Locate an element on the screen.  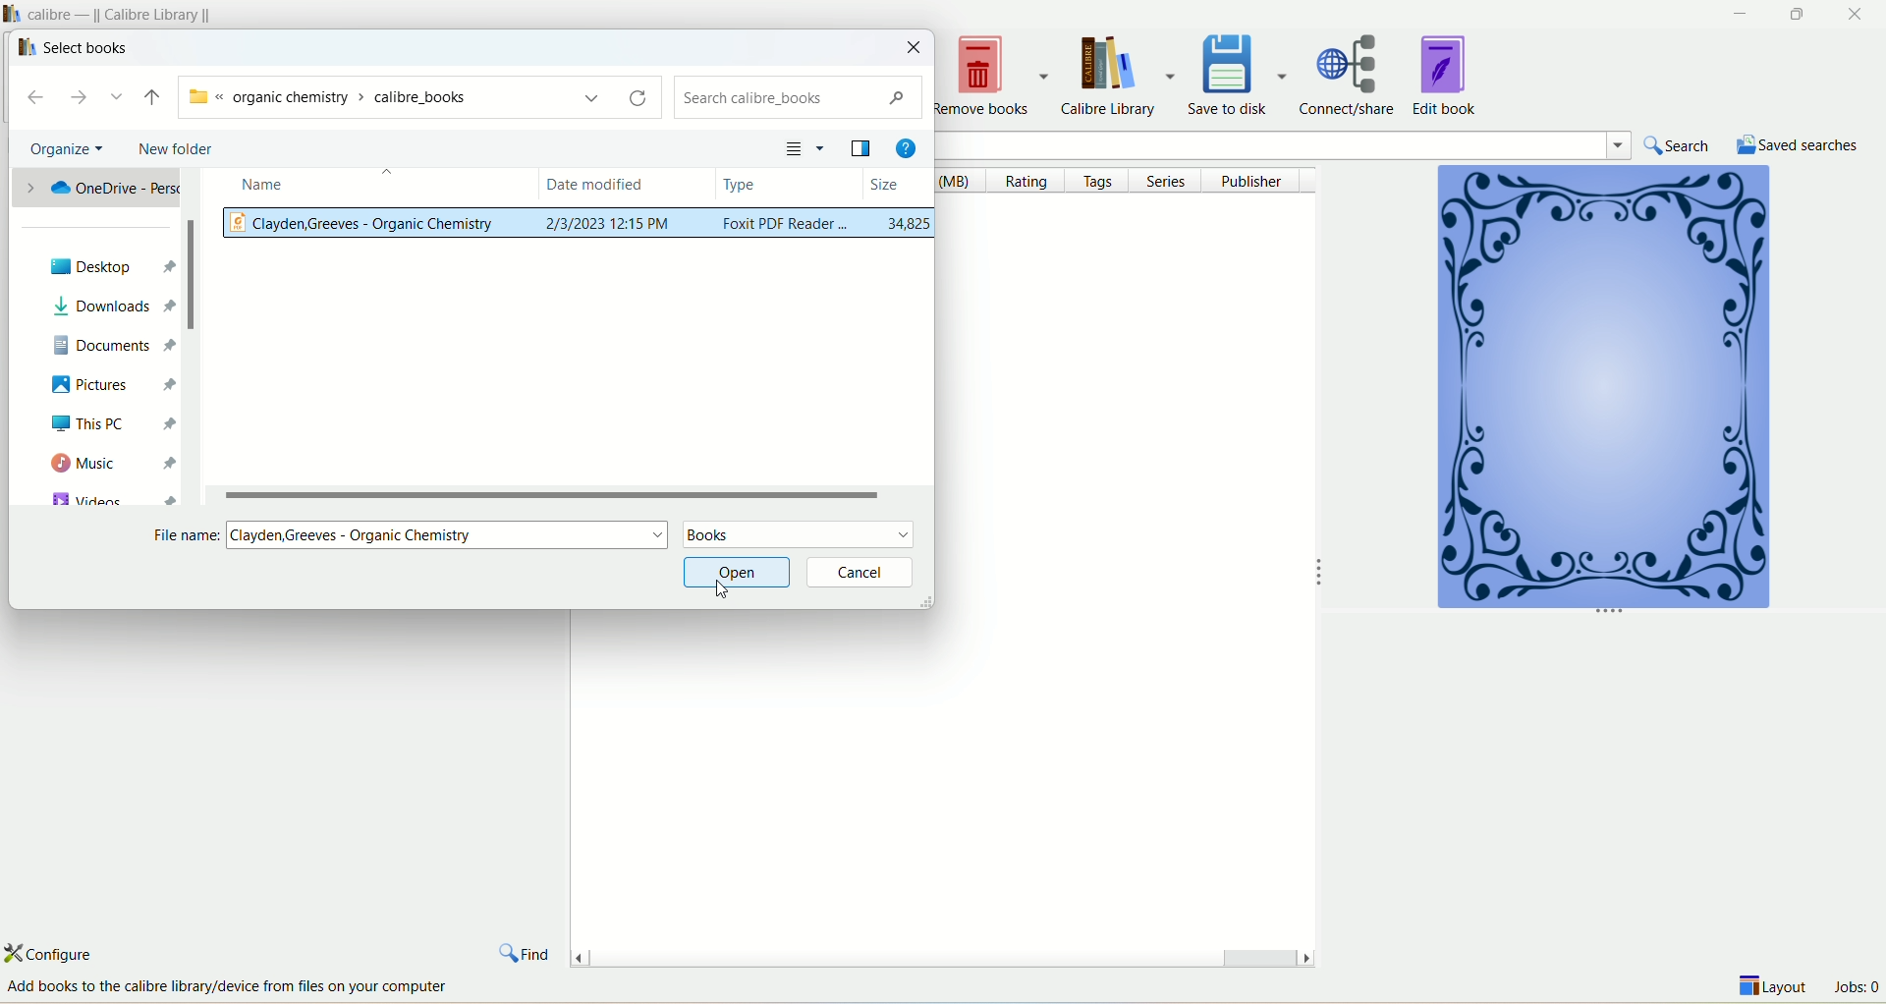
open is located at coordinates (735, 574).